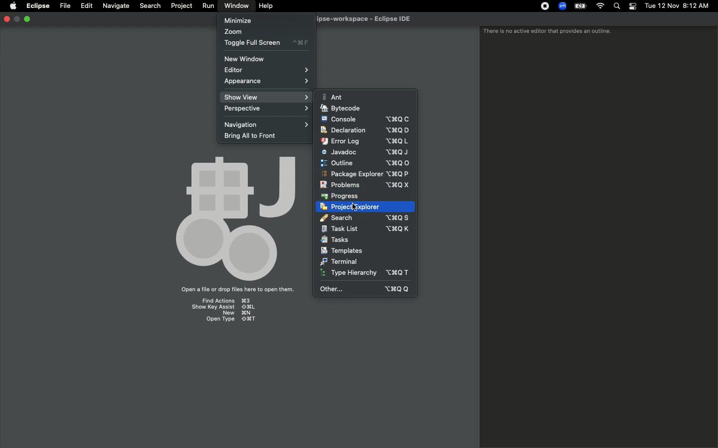  I want to click on Search, so click(150, 5).